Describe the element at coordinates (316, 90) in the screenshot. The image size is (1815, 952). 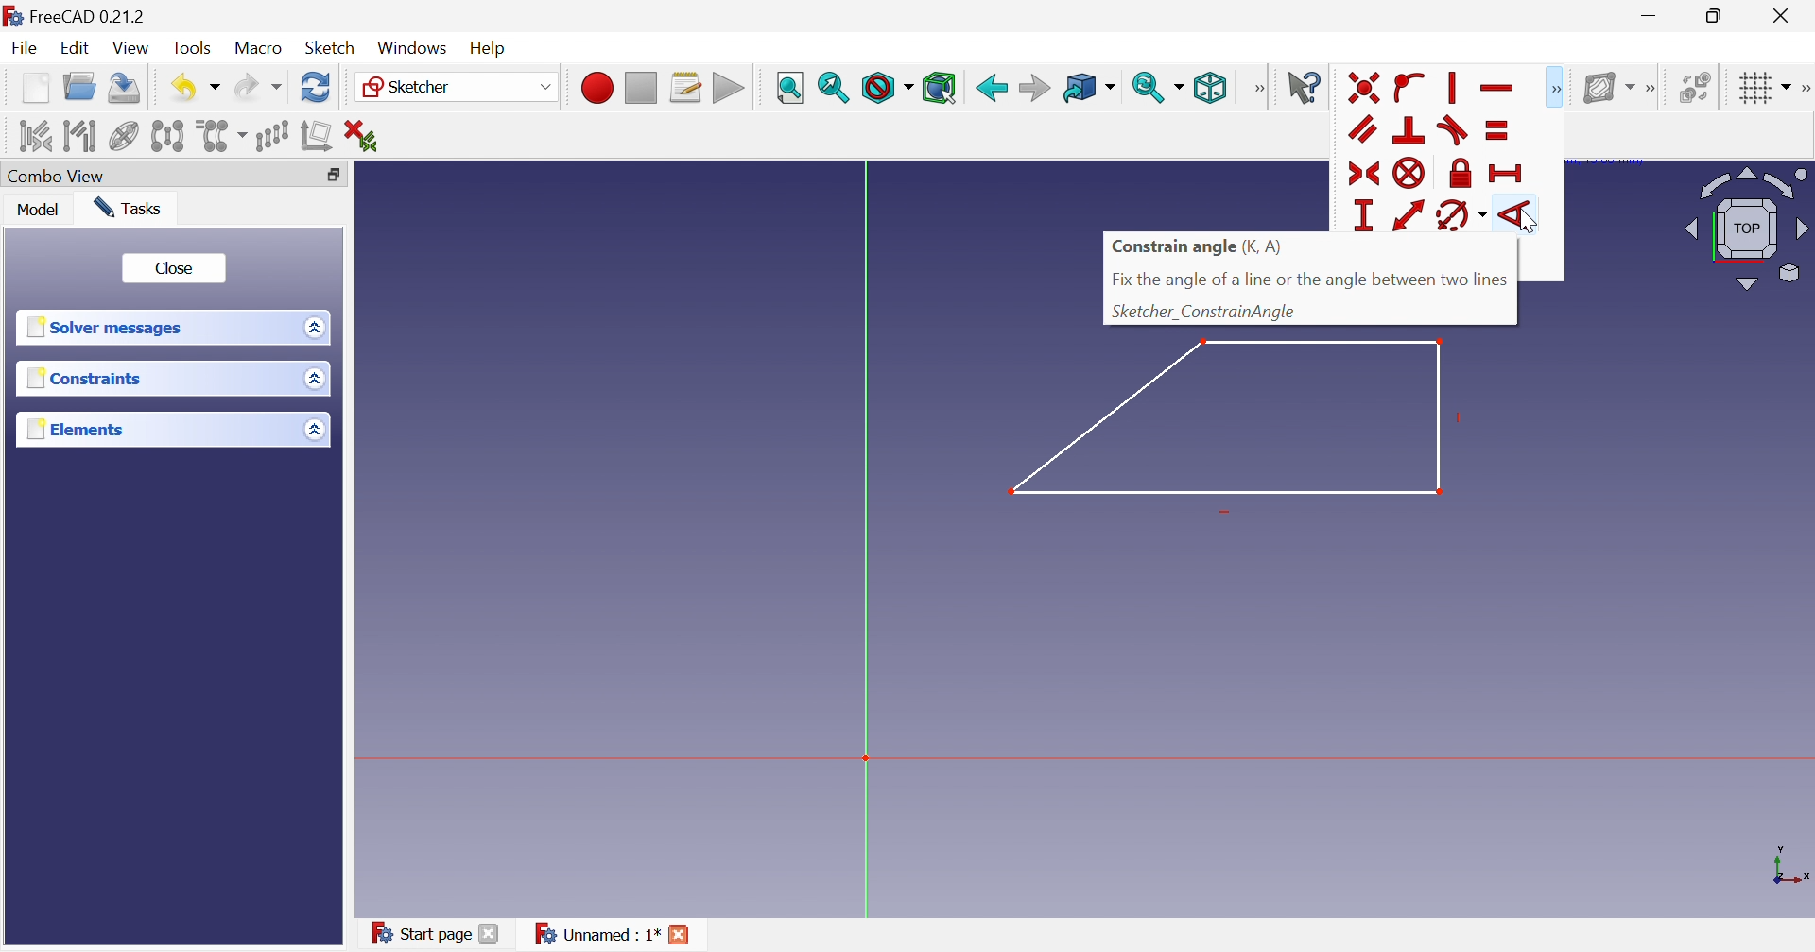
I see `Refresh` at that location.